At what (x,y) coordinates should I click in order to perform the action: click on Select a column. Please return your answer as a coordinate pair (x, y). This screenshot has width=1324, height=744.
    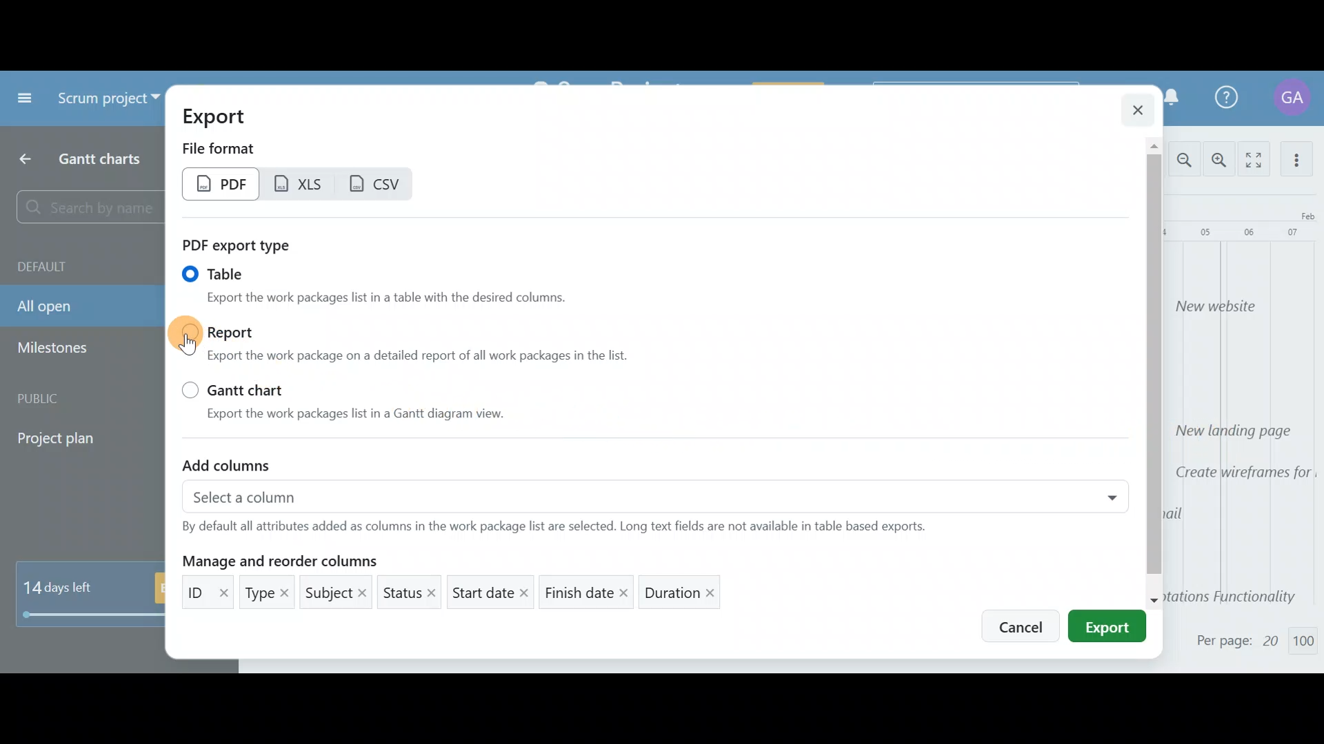
    Looking at the image, I should click on (652, 495).